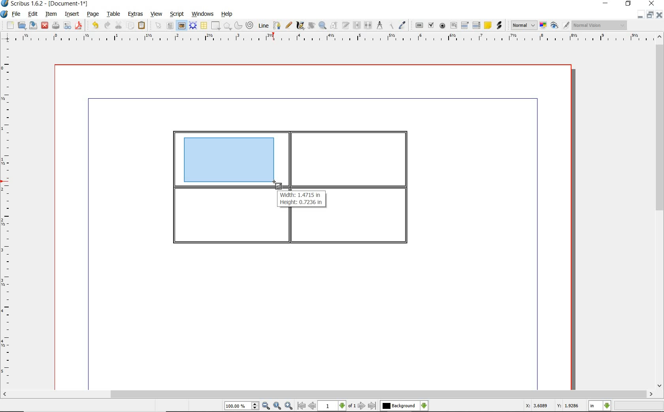  Describe the element at coordinates (312, 406) in the screenshot. I see `go to previous page` at that location.